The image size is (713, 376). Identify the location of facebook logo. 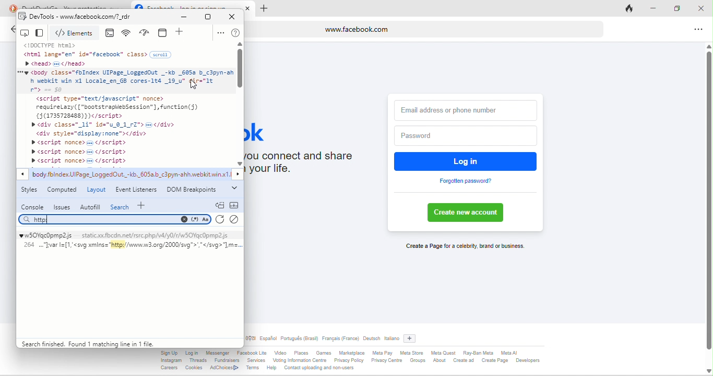
(138, 5).